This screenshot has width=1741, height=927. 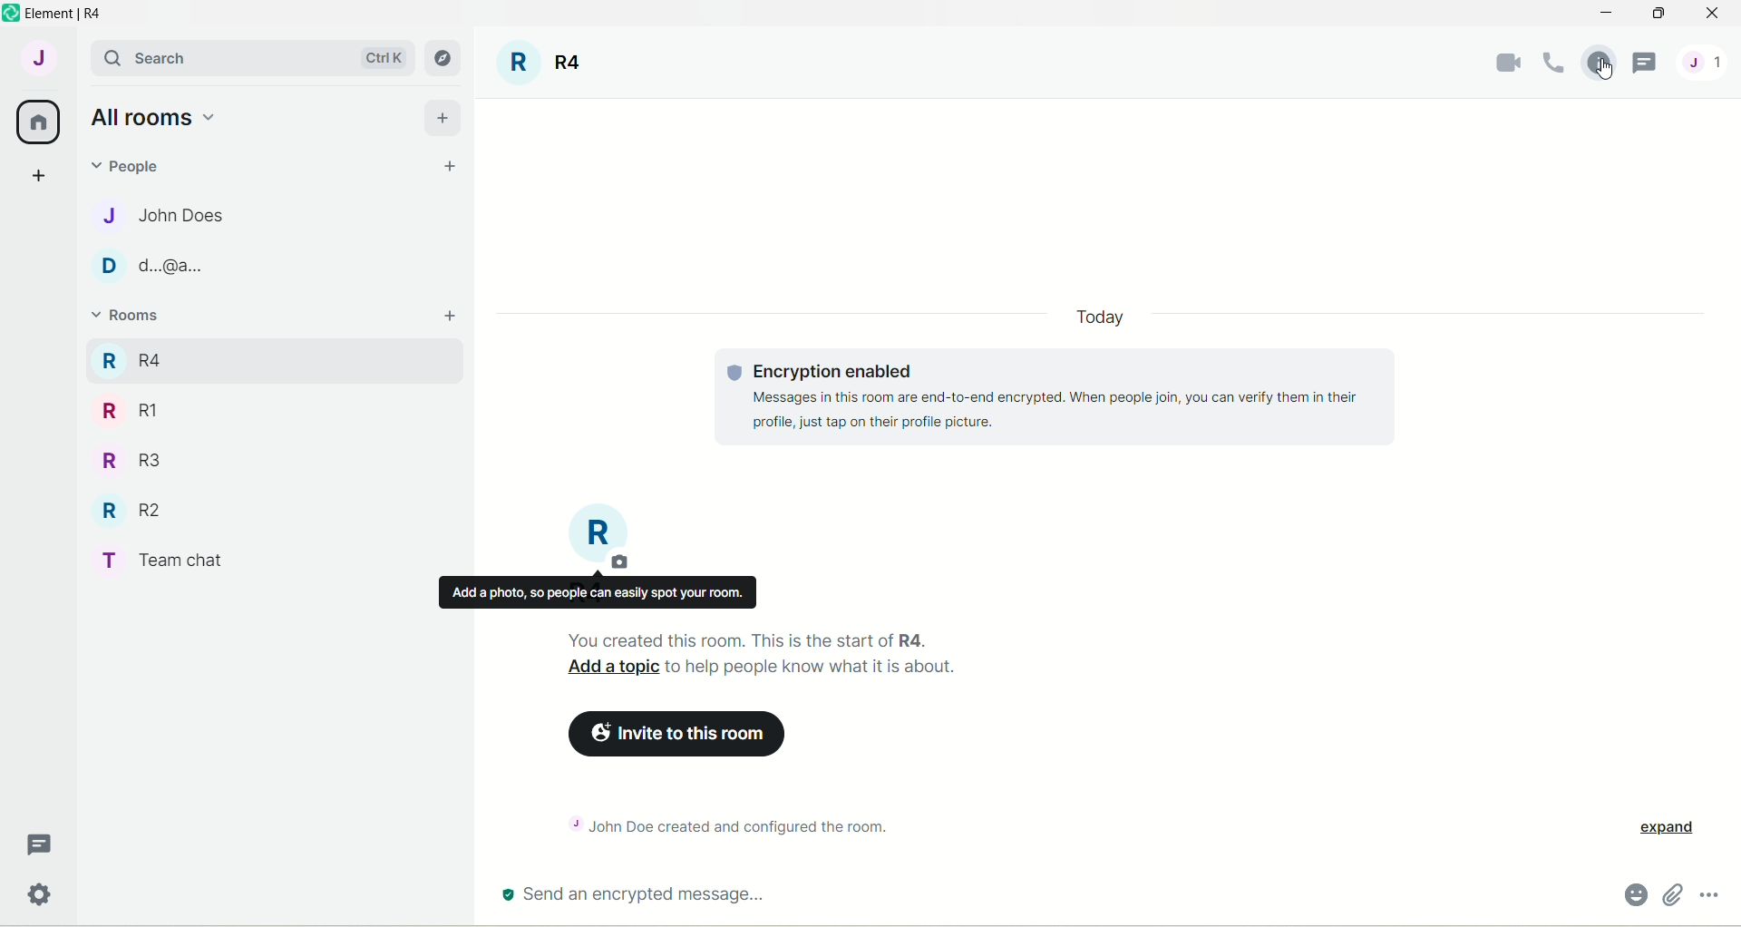 I want to click on people, so click(x=1713, y=61).